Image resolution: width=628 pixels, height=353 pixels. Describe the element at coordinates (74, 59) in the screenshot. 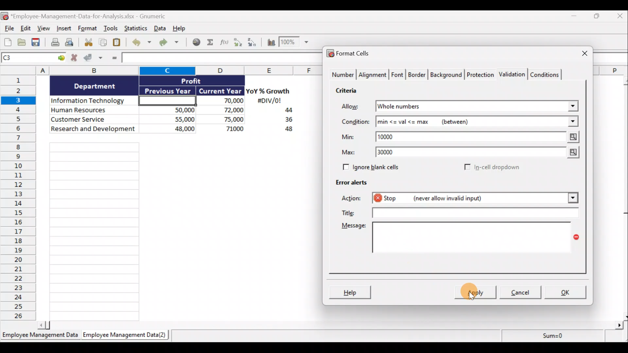

I see `Cancel changes` at that location.